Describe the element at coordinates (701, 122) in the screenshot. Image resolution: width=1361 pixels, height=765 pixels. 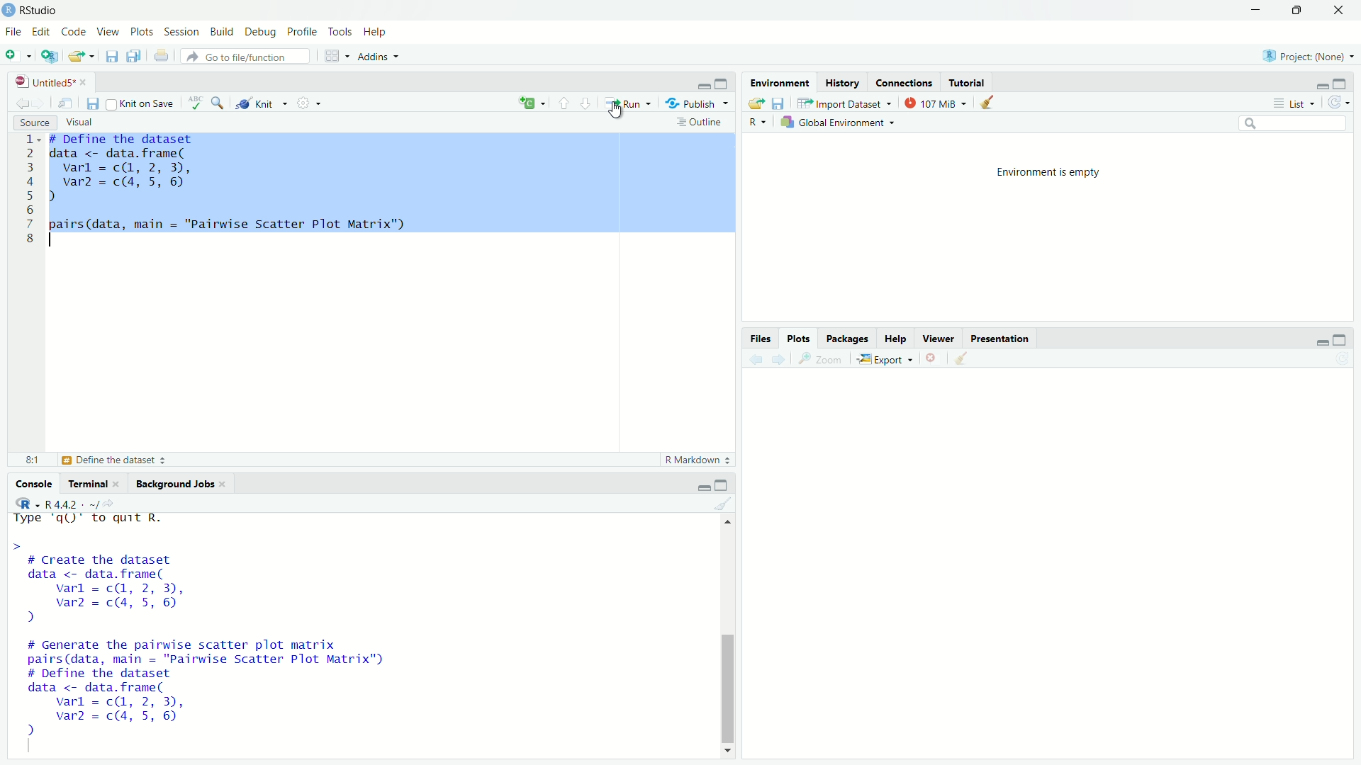
I see `Show document outline (Ctrl + Shift + O)` at that location.